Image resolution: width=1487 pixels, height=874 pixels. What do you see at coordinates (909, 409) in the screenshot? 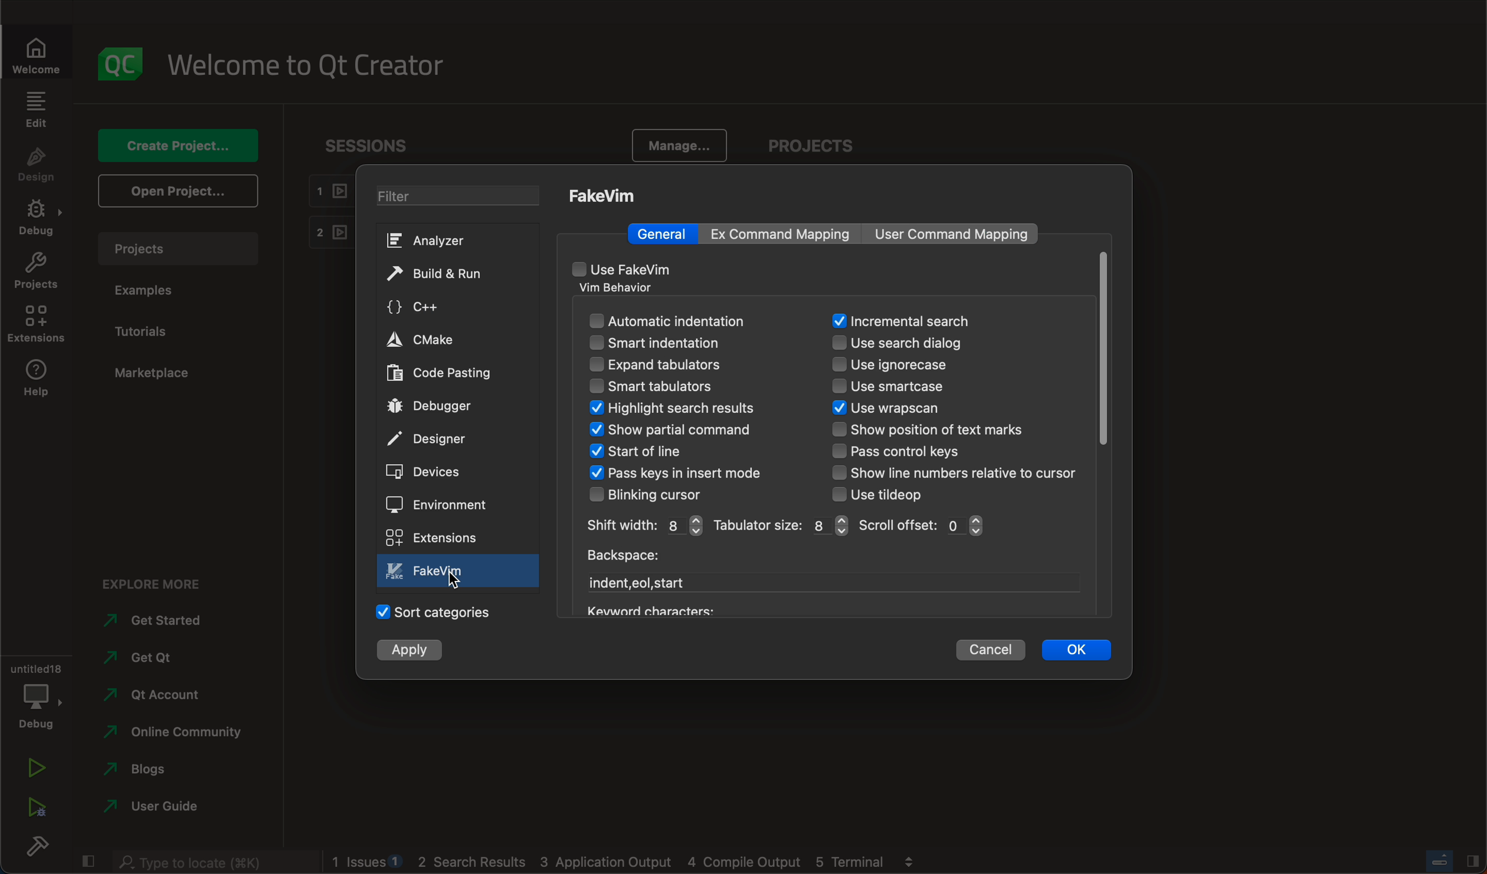
I see `wrapscan` at bounding box center [909, 409].